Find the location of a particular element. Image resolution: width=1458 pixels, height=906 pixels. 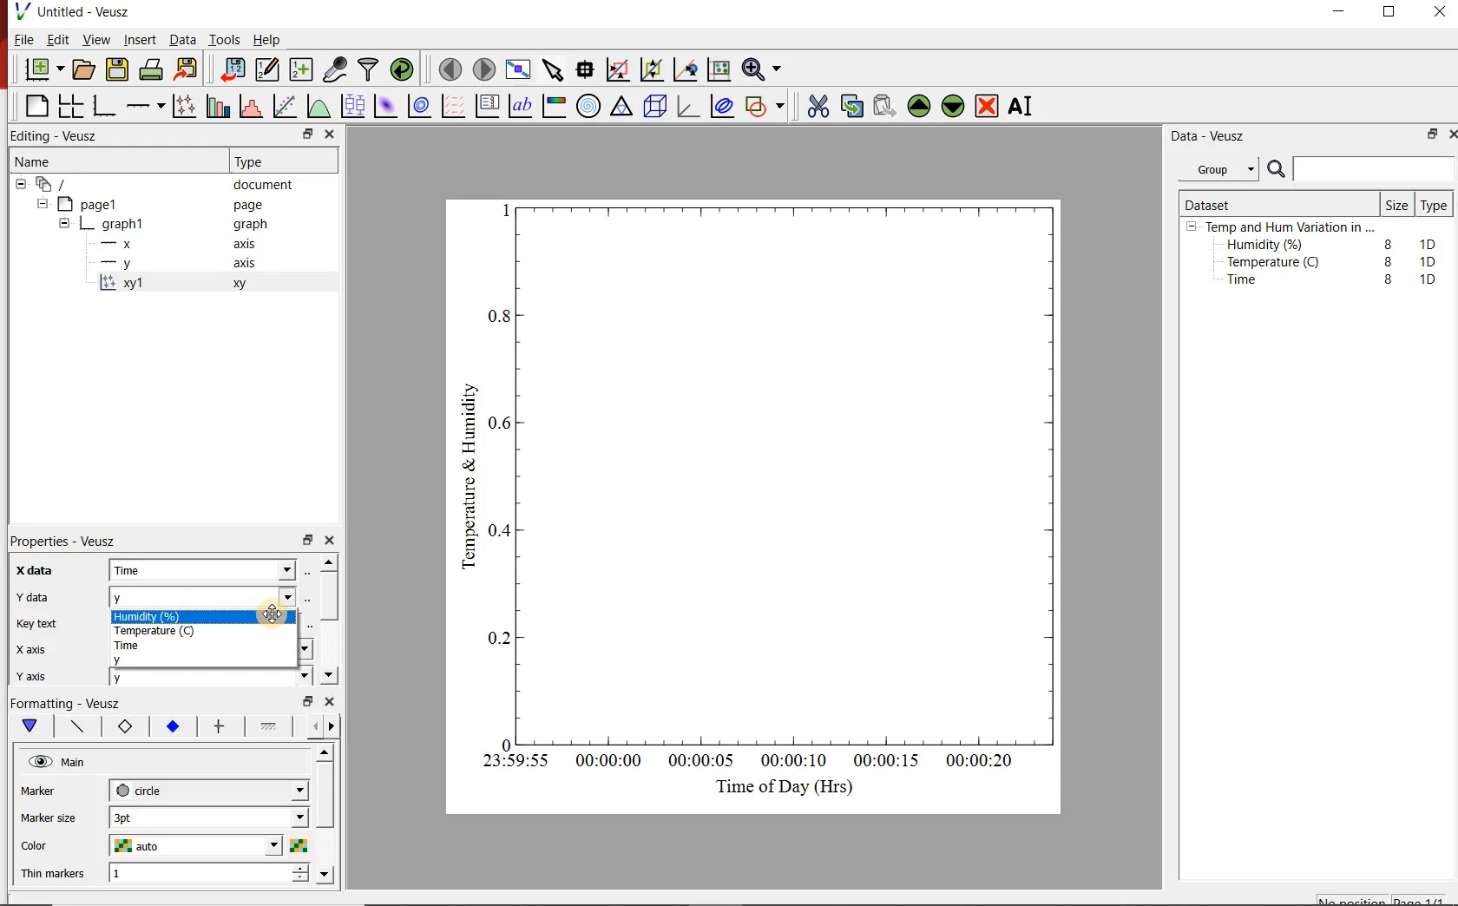

0.8 is located at coordinates (500, 315).